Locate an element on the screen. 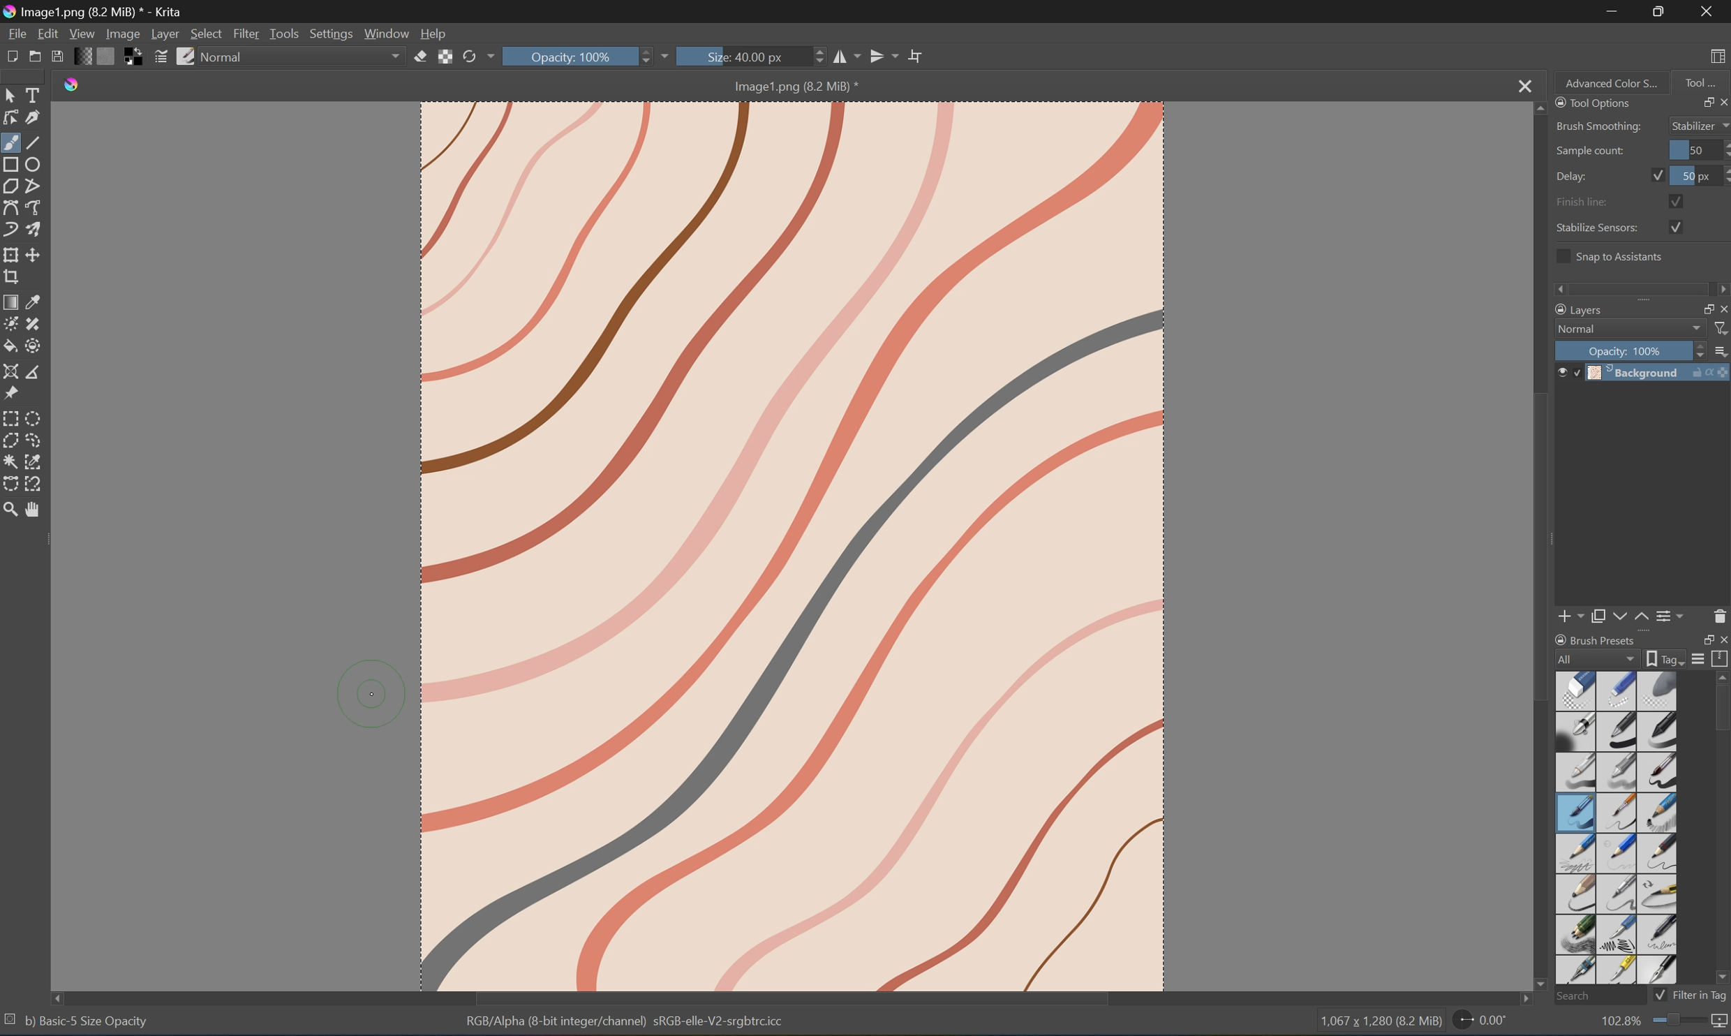  Image is located at coordinates (792, 545).